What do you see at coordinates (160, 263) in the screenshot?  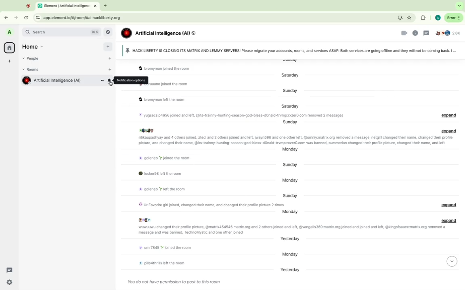 I see `Message` at bounding box center [160, 263].